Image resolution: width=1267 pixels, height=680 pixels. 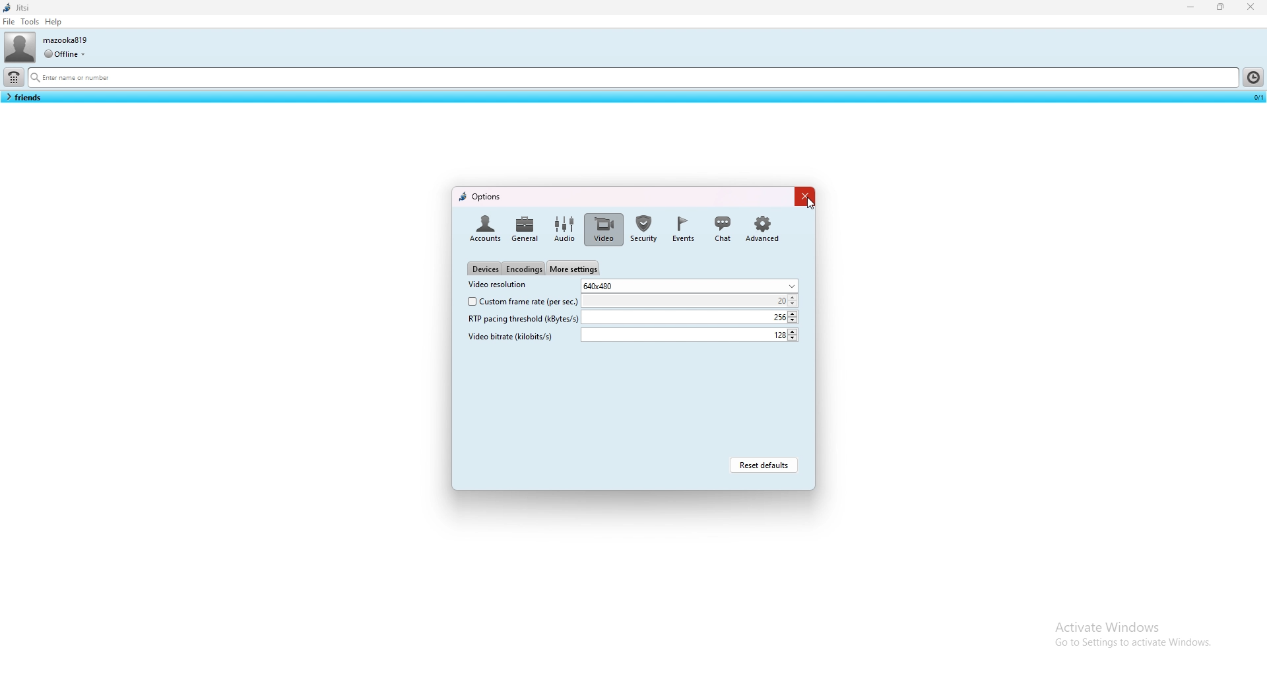 I want to click on search bar, so click(x=632, y=79).